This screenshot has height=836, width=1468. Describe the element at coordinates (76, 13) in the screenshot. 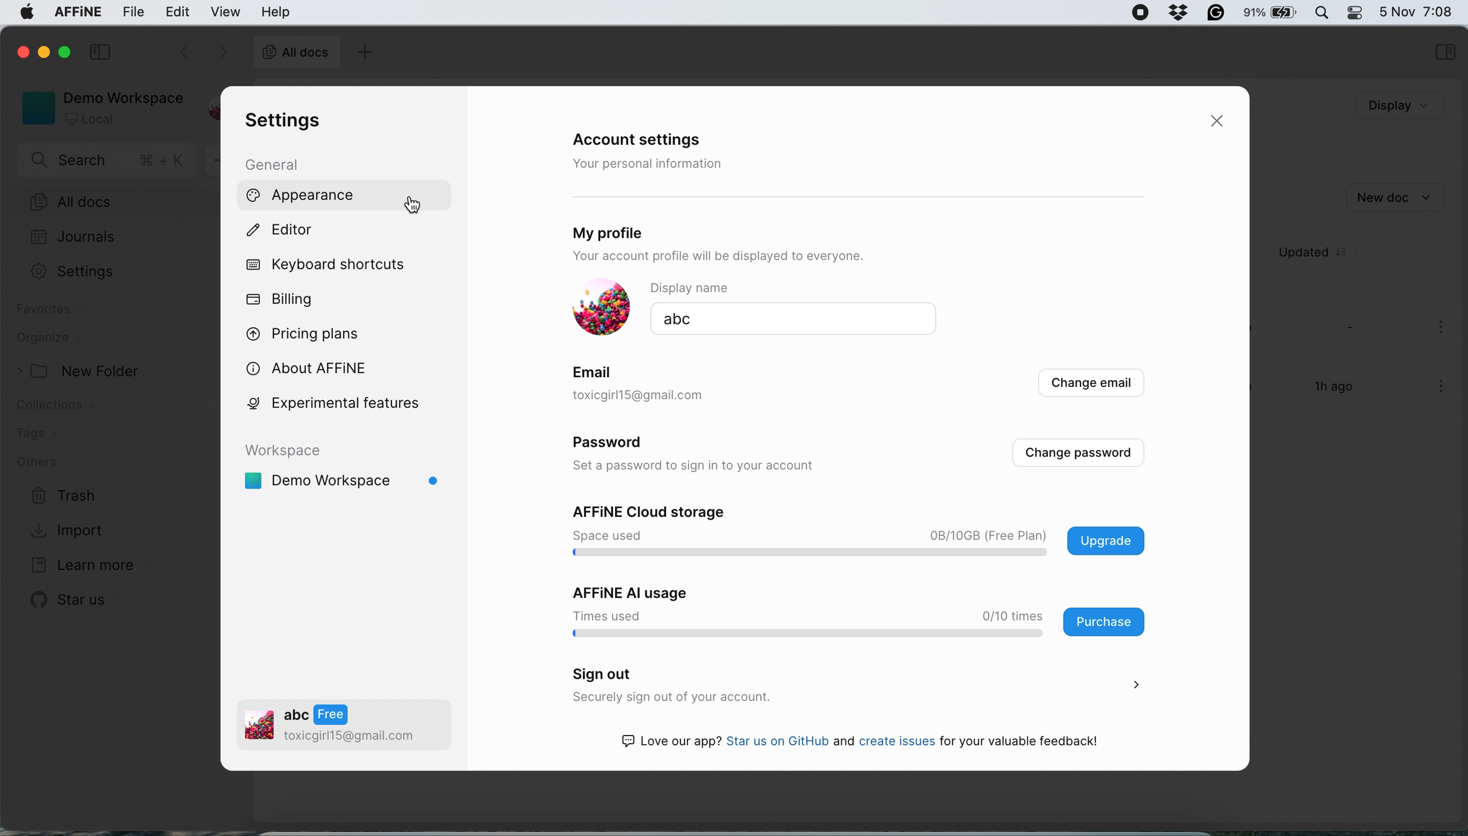

I see `affine` at that location.